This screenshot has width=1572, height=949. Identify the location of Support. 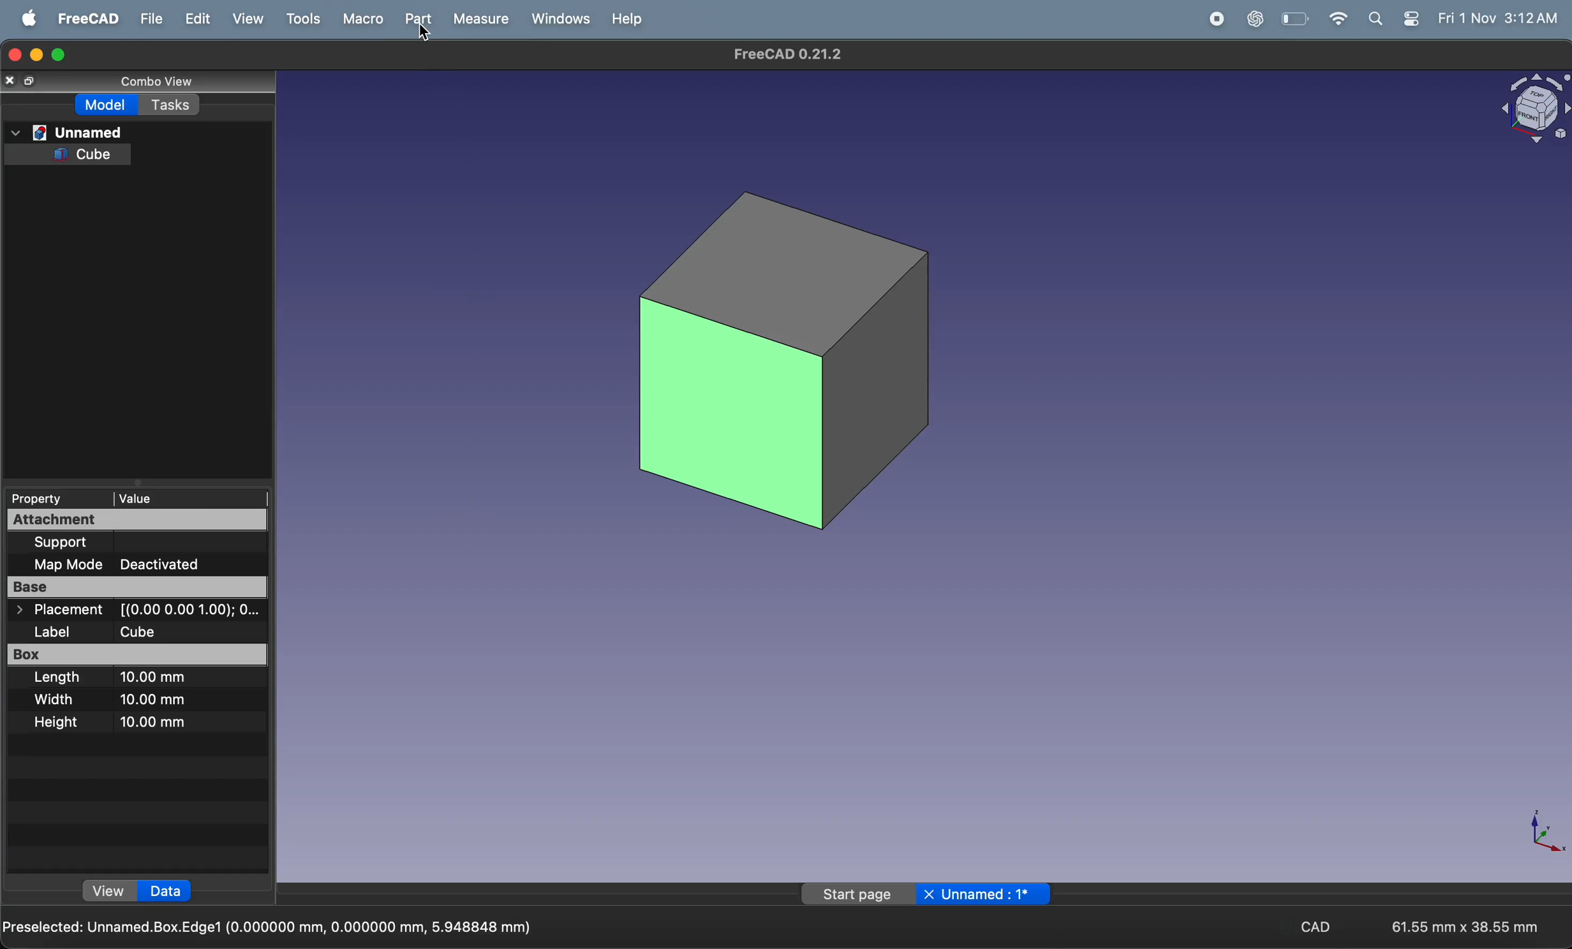
(91, 543).